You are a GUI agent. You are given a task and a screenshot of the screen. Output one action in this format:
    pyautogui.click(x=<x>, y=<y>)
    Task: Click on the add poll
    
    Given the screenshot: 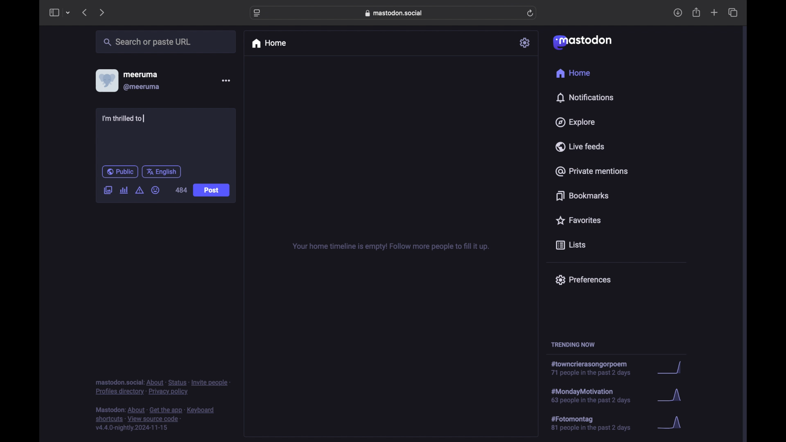 What is the action you would take?
    pyautogui.click(x=124, y=190)
    